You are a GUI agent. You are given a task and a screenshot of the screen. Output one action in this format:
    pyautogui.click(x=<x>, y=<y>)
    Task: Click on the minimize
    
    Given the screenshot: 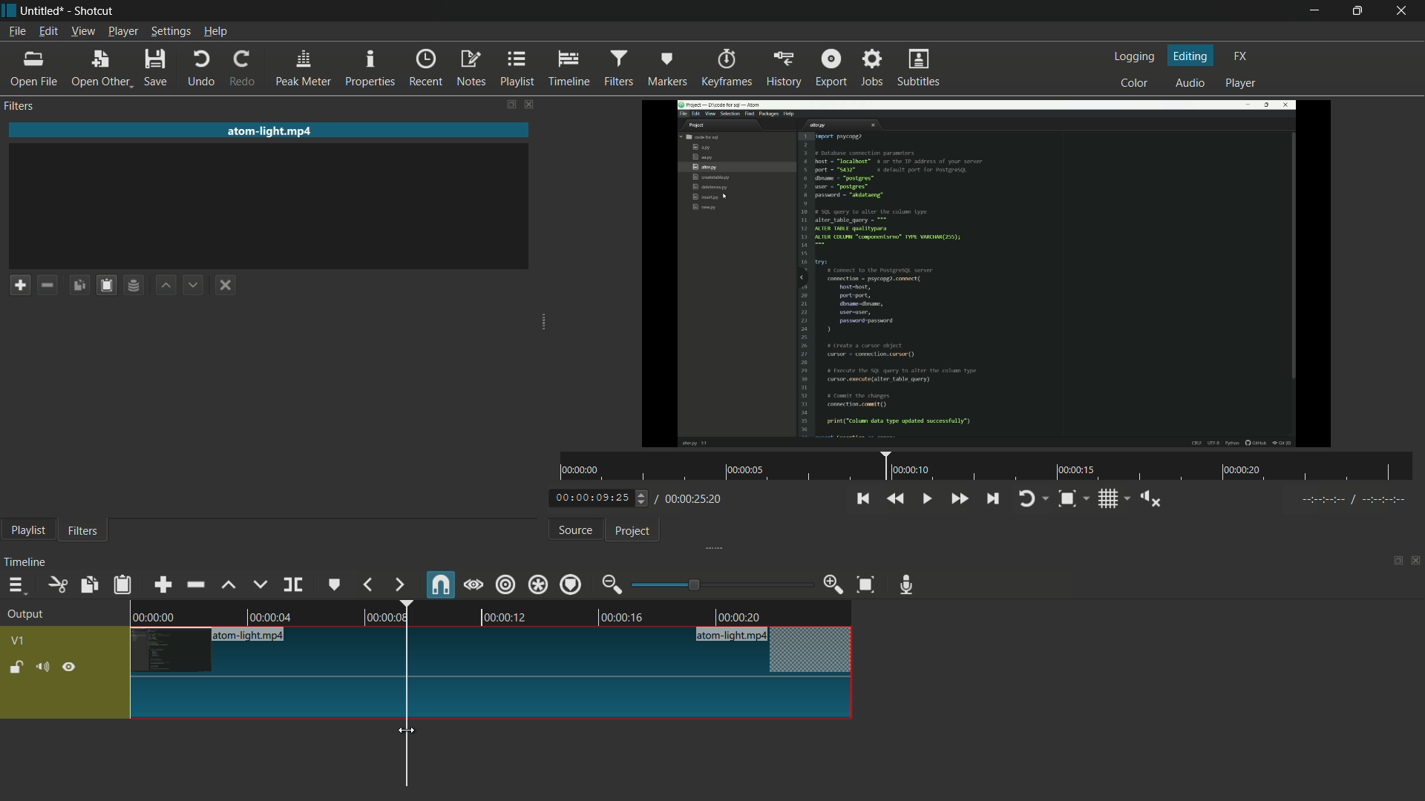 What is the action you would take?
    pyautogui.click(x=1312, y=11)
    